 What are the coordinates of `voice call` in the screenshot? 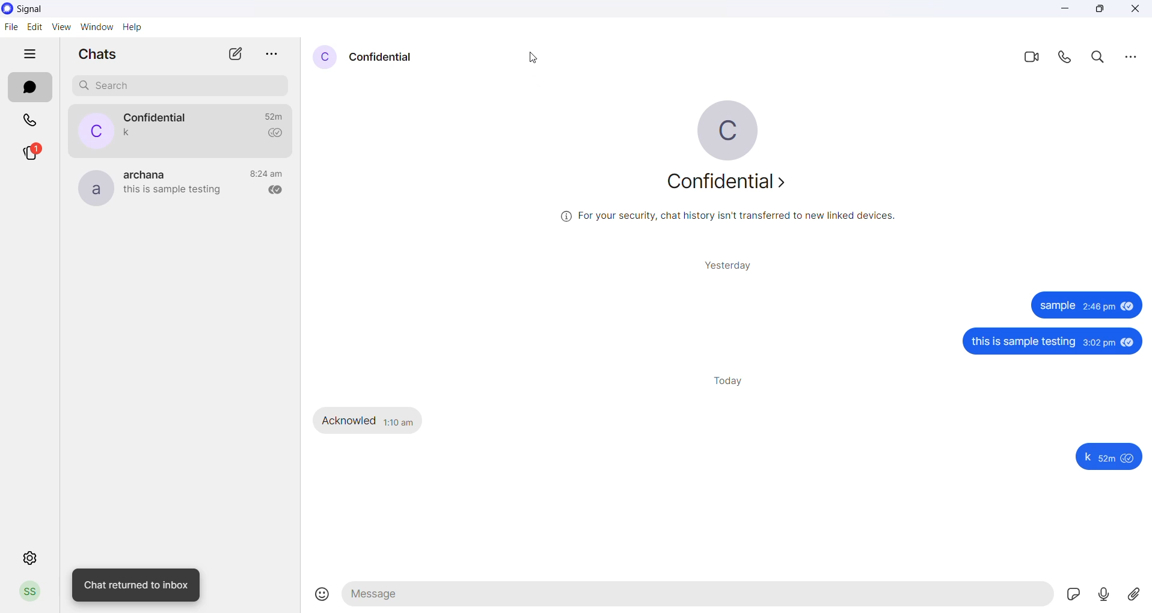 It's located at (1069, 59).